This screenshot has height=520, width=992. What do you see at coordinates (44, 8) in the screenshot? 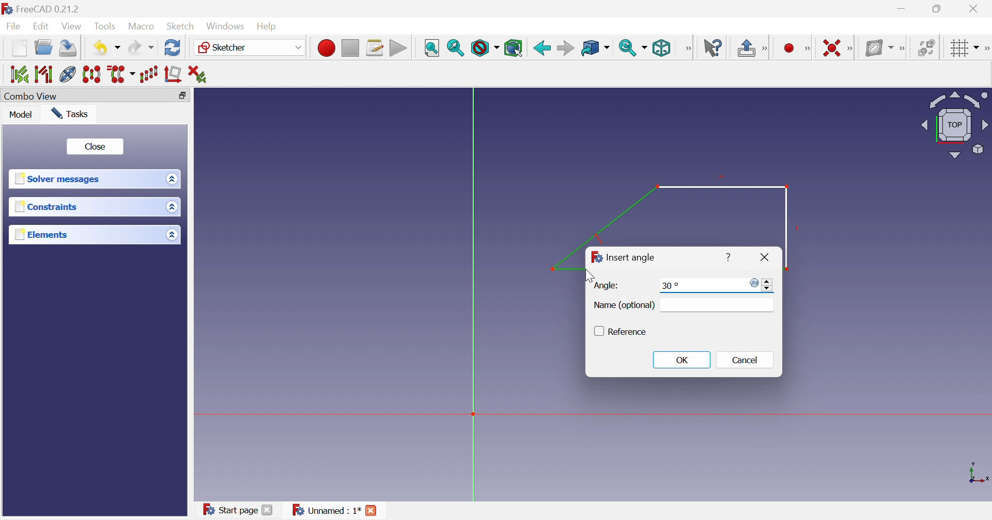
I see `FreeCAD 0.21.2` at bounding box center [44, 8].